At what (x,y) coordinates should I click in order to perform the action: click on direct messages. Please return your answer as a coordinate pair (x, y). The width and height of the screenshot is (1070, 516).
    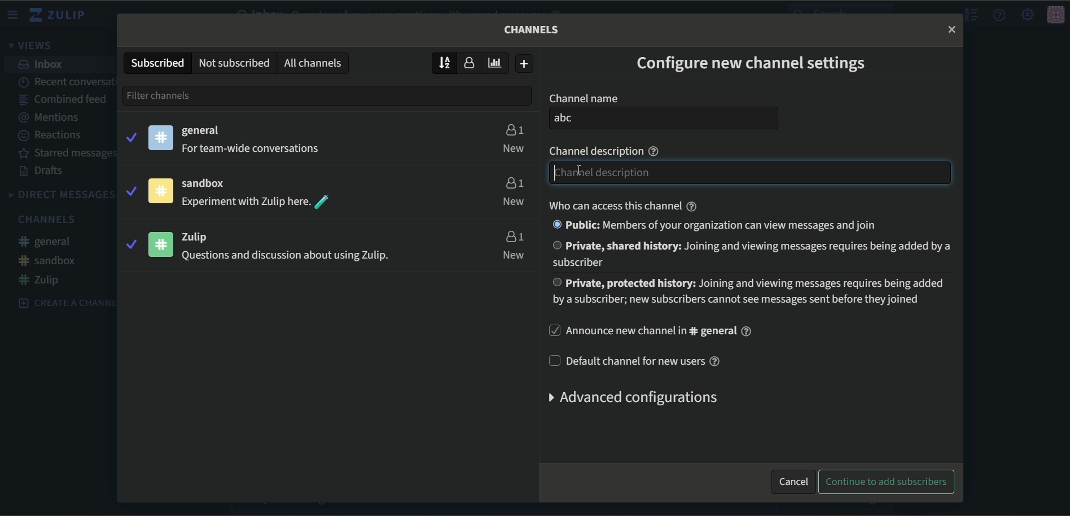
    Looking at the image, I should click on (60, 195).